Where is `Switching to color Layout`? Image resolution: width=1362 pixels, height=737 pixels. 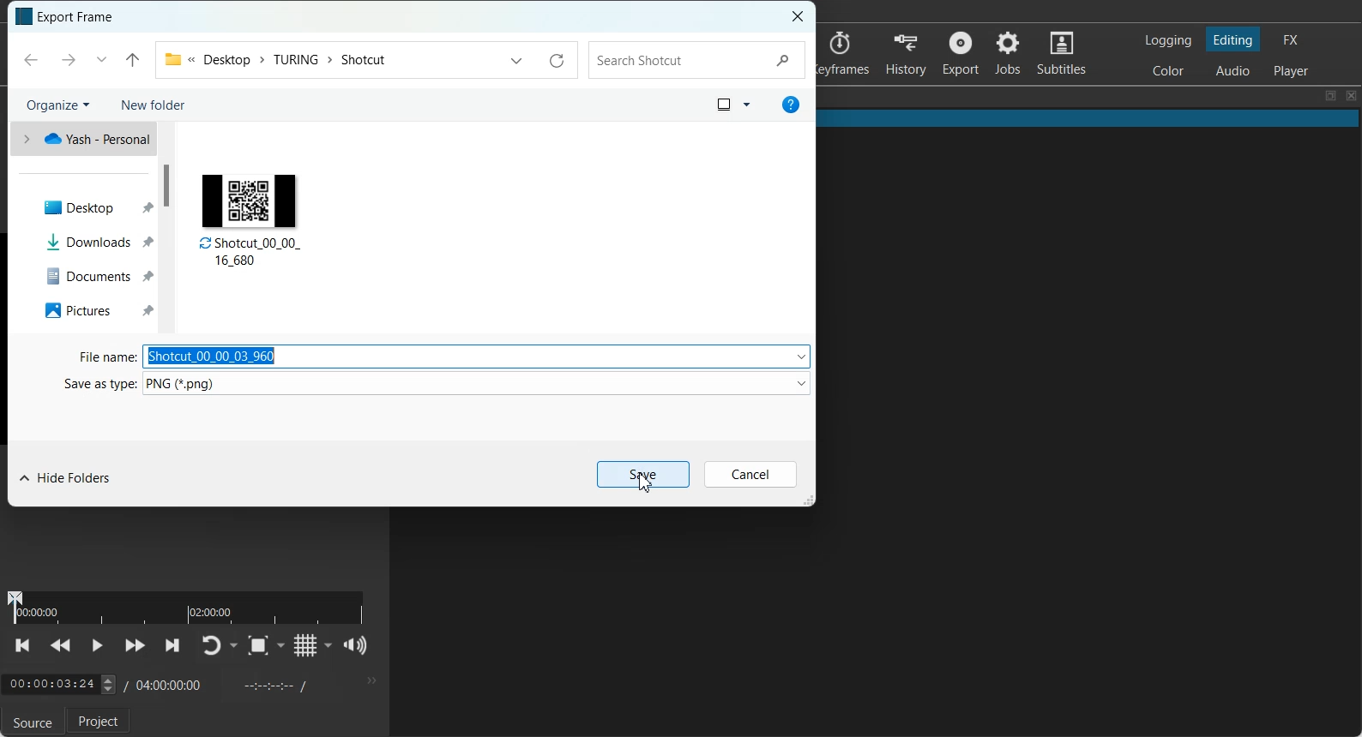
Switching to color Layout is located at coordinates (1168, 71).